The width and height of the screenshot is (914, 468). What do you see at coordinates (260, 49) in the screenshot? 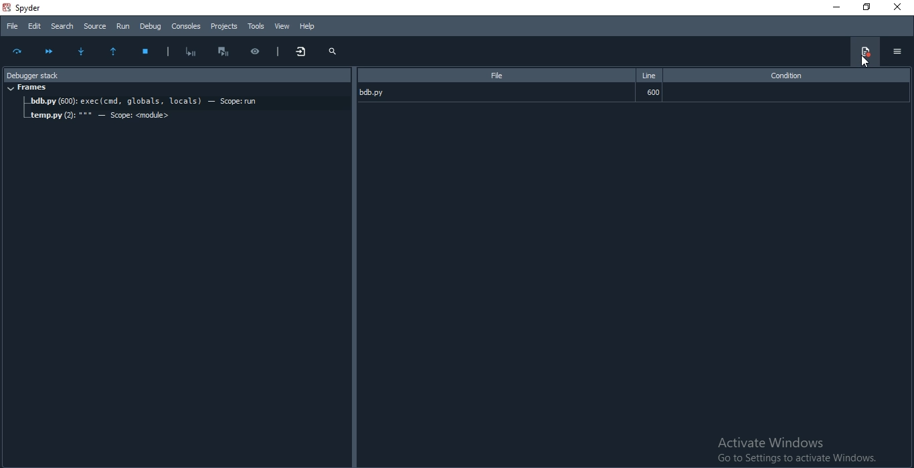
I see `Inspect execution` at bounding box center [260, 49].